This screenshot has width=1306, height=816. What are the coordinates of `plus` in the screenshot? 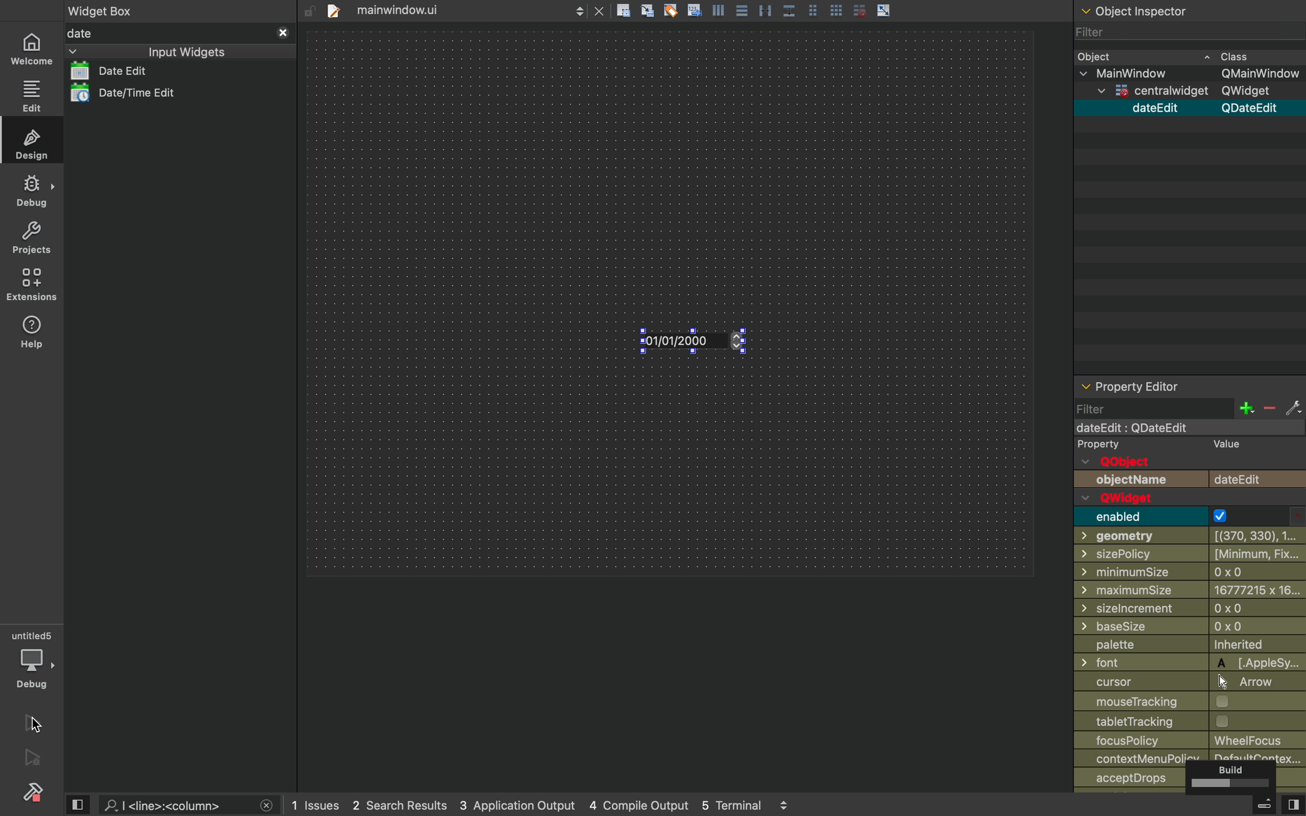 It's located at (1246, 408).